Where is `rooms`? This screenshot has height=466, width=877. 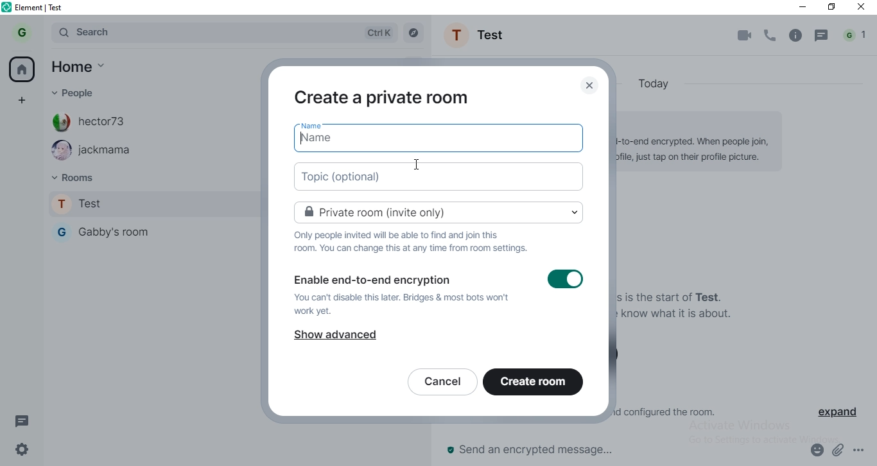
rooms is located at coordinates (85, 177).